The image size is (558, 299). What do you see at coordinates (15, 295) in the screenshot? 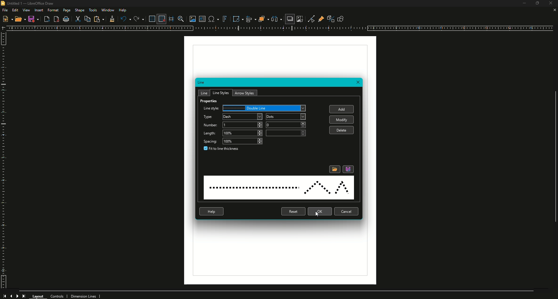
I see `forward and backward button` at bounding box center [15, 295].